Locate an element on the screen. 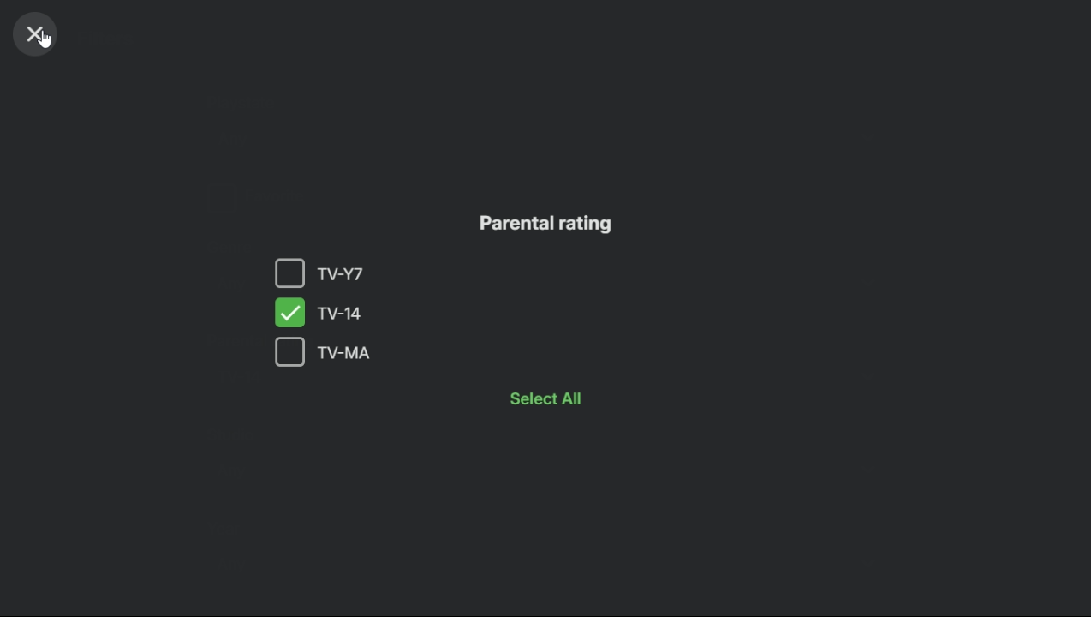 The height and width of the screenshot is (617, 1091). checkbox: TV-MA is located at coordinates (408, 352).